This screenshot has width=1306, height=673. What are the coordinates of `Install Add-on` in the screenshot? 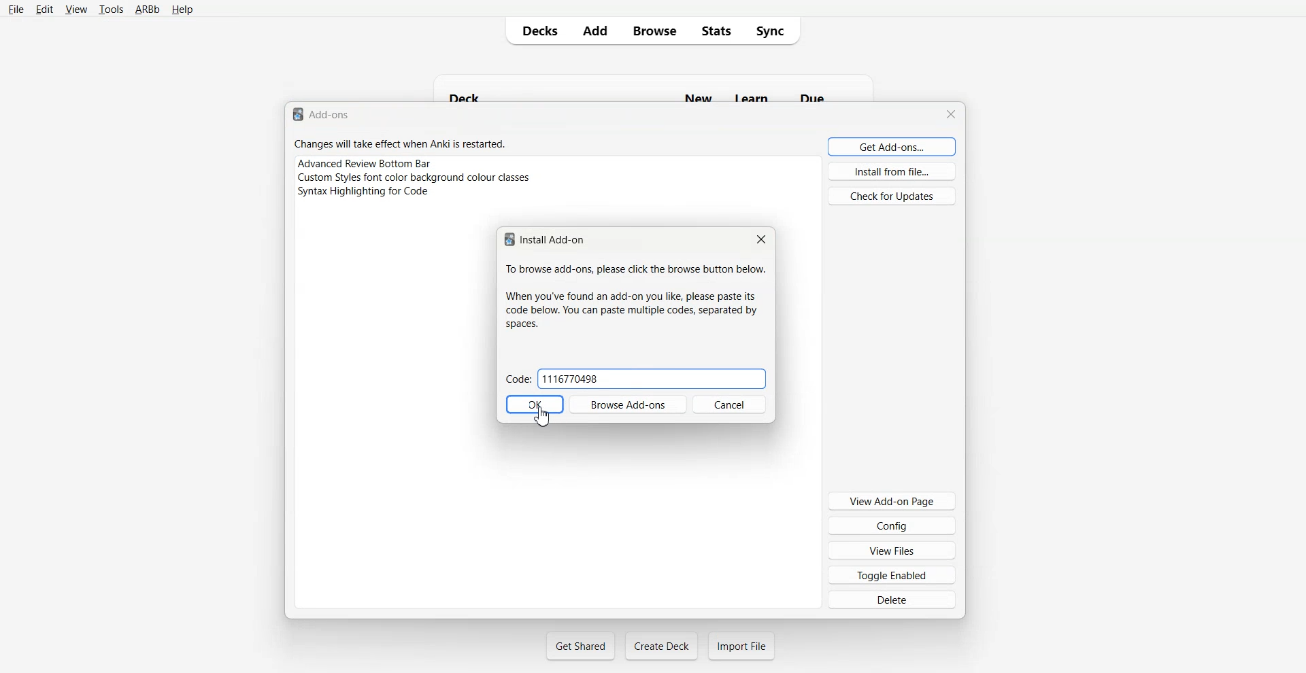 It's located at (545, 240).